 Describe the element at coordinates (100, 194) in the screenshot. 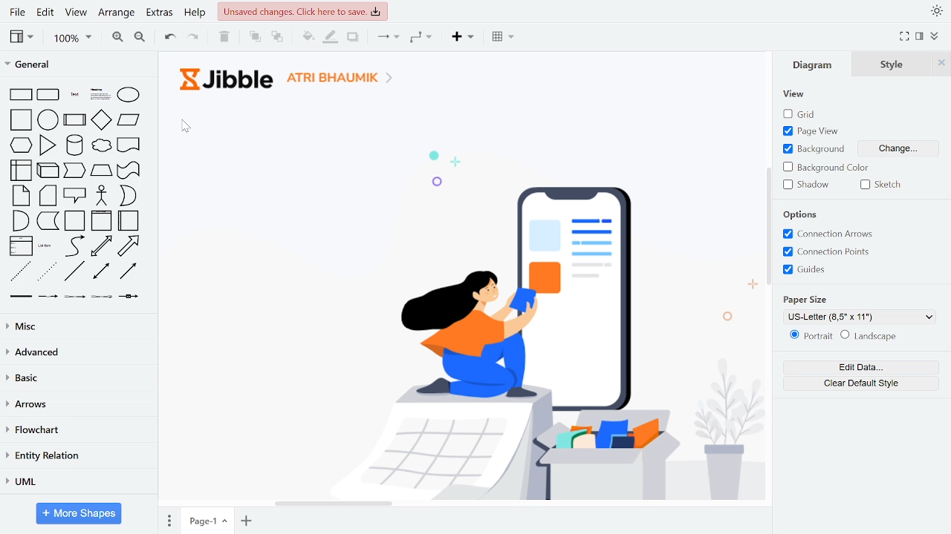

I see `general shapes` at that location.